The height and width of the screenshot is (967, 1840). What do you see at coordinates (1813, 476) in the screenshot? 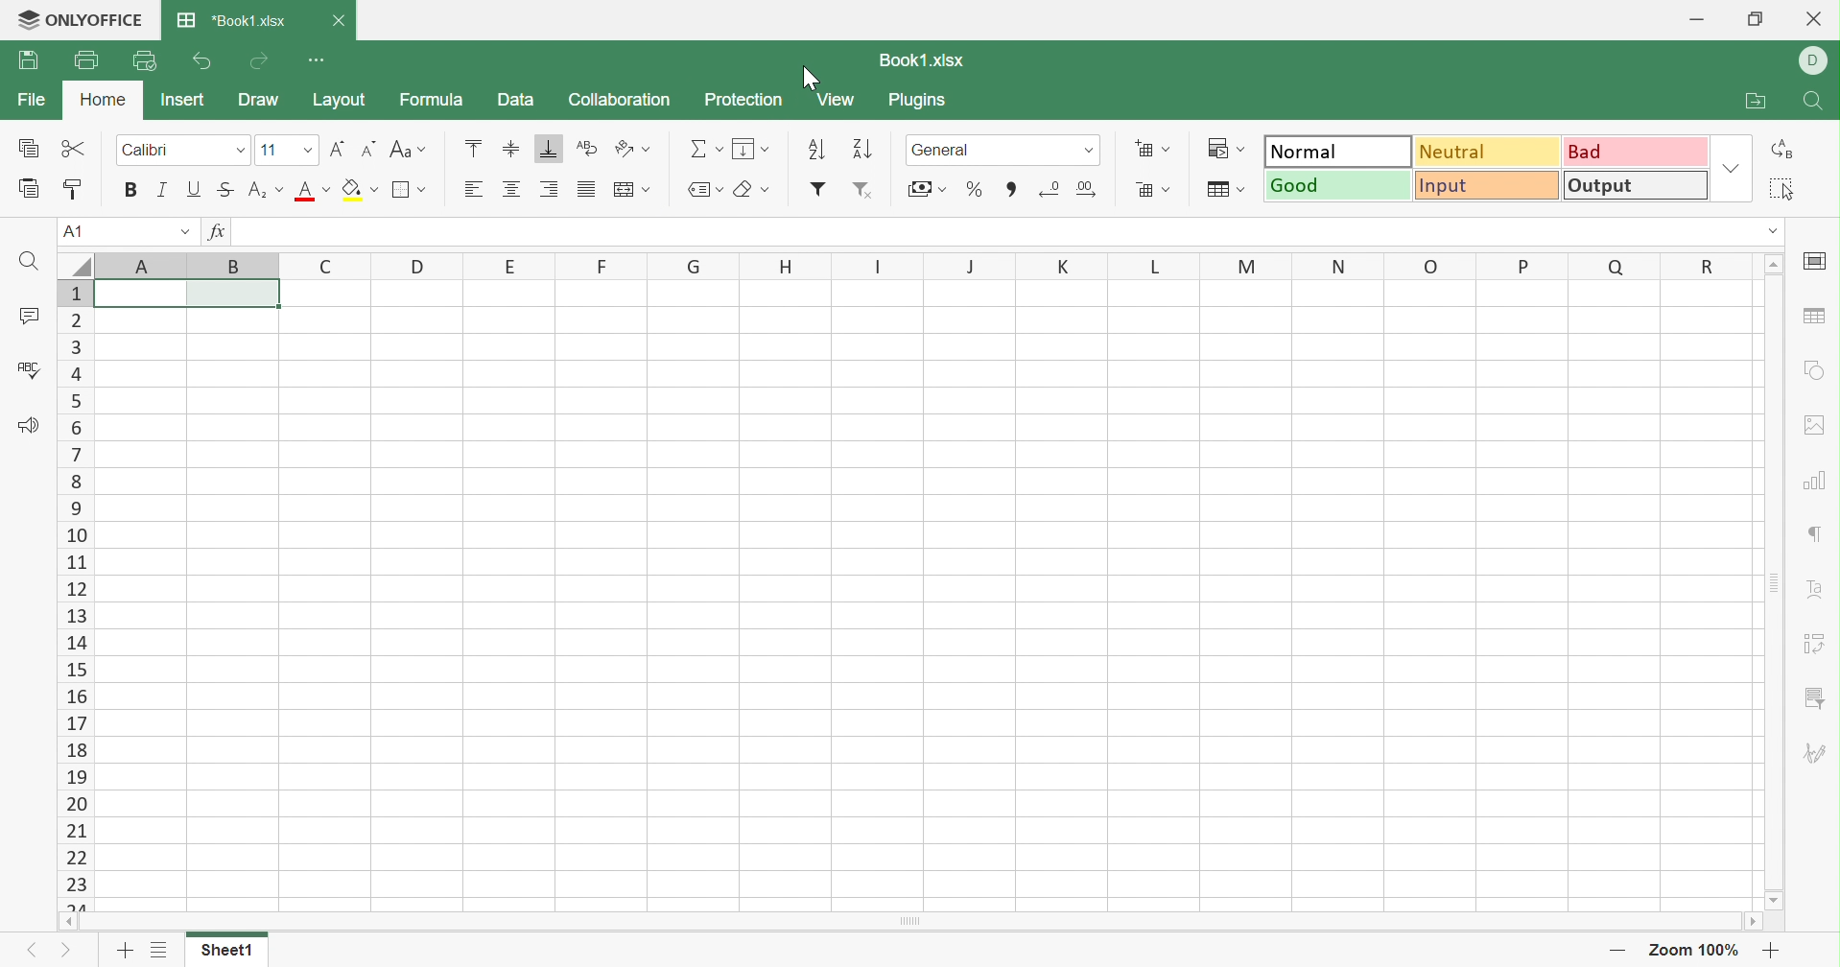
I see `Chart settings` at bounding box center [1813, 476].